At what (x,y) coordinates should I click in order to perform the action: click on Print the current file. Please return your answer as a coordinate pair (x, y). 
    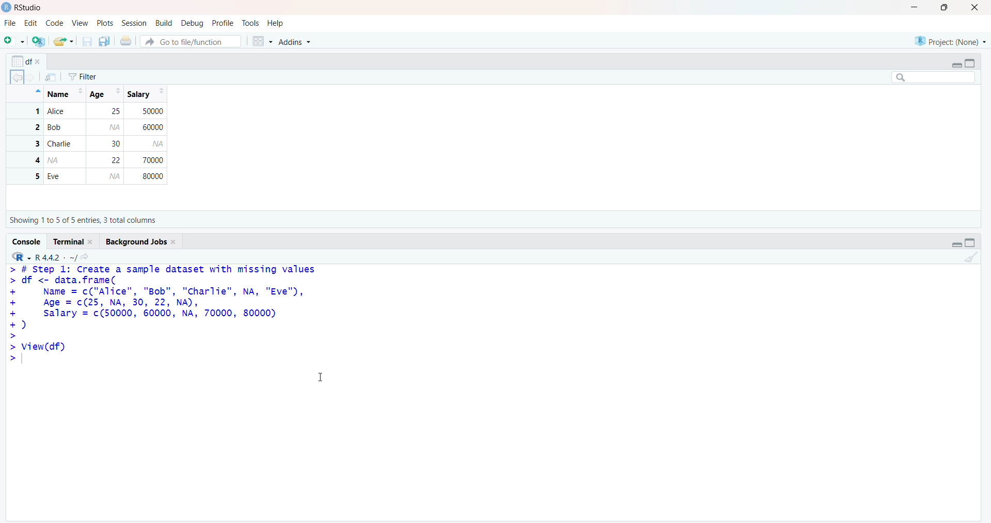
    Looking at the image, I should click on (127, 40).